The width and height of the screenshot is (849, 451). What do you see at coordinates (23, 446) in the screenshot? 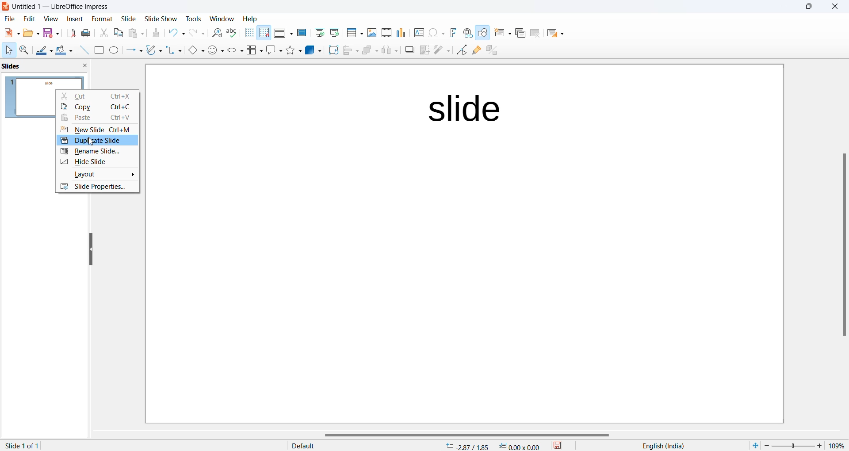
I see `Slide 1 of 1` at bounding box center [23, 446].